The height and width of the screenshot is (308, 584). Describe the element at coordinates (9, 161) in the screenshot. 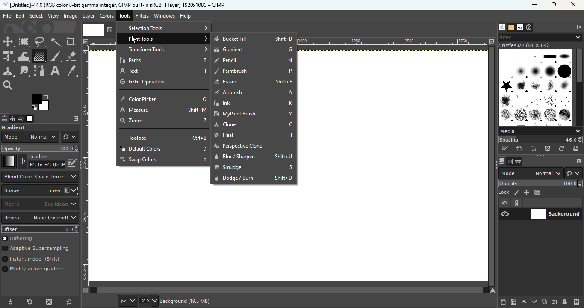

I see `Gradient` at that location.